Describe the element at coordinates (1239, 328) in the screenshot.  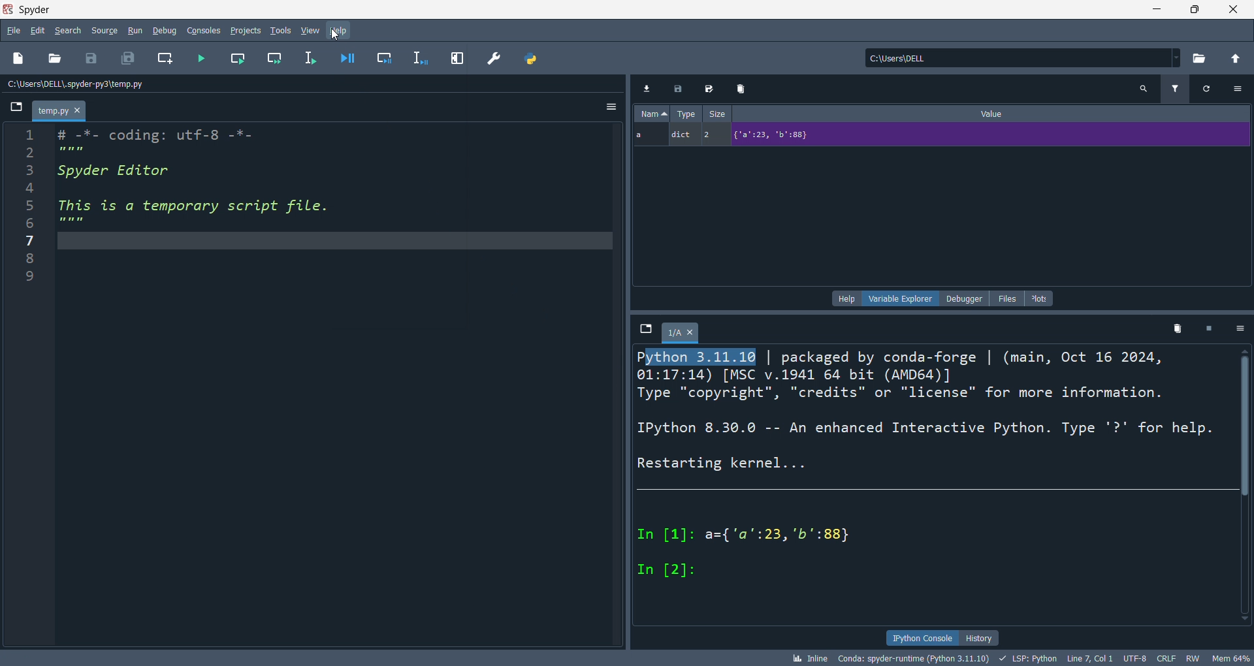
I see `Settings` at that location.